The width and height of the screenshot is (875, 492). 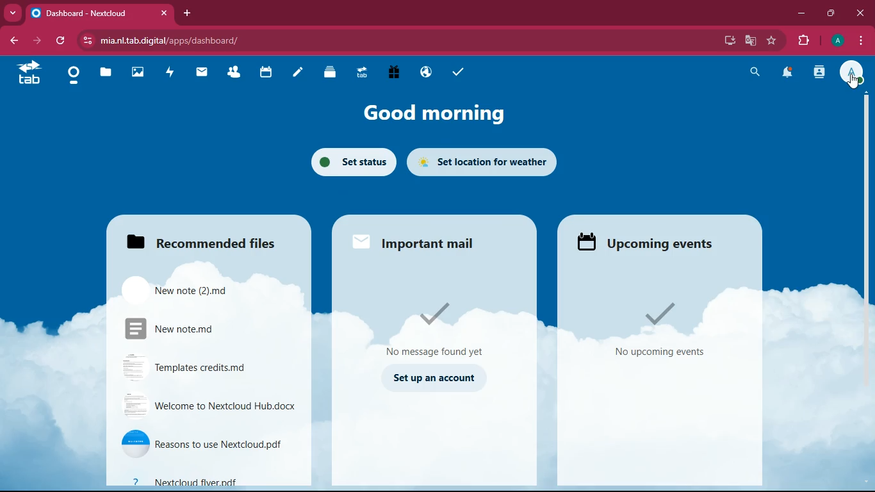 I want to click on good morning, so click(x=430, y=115).